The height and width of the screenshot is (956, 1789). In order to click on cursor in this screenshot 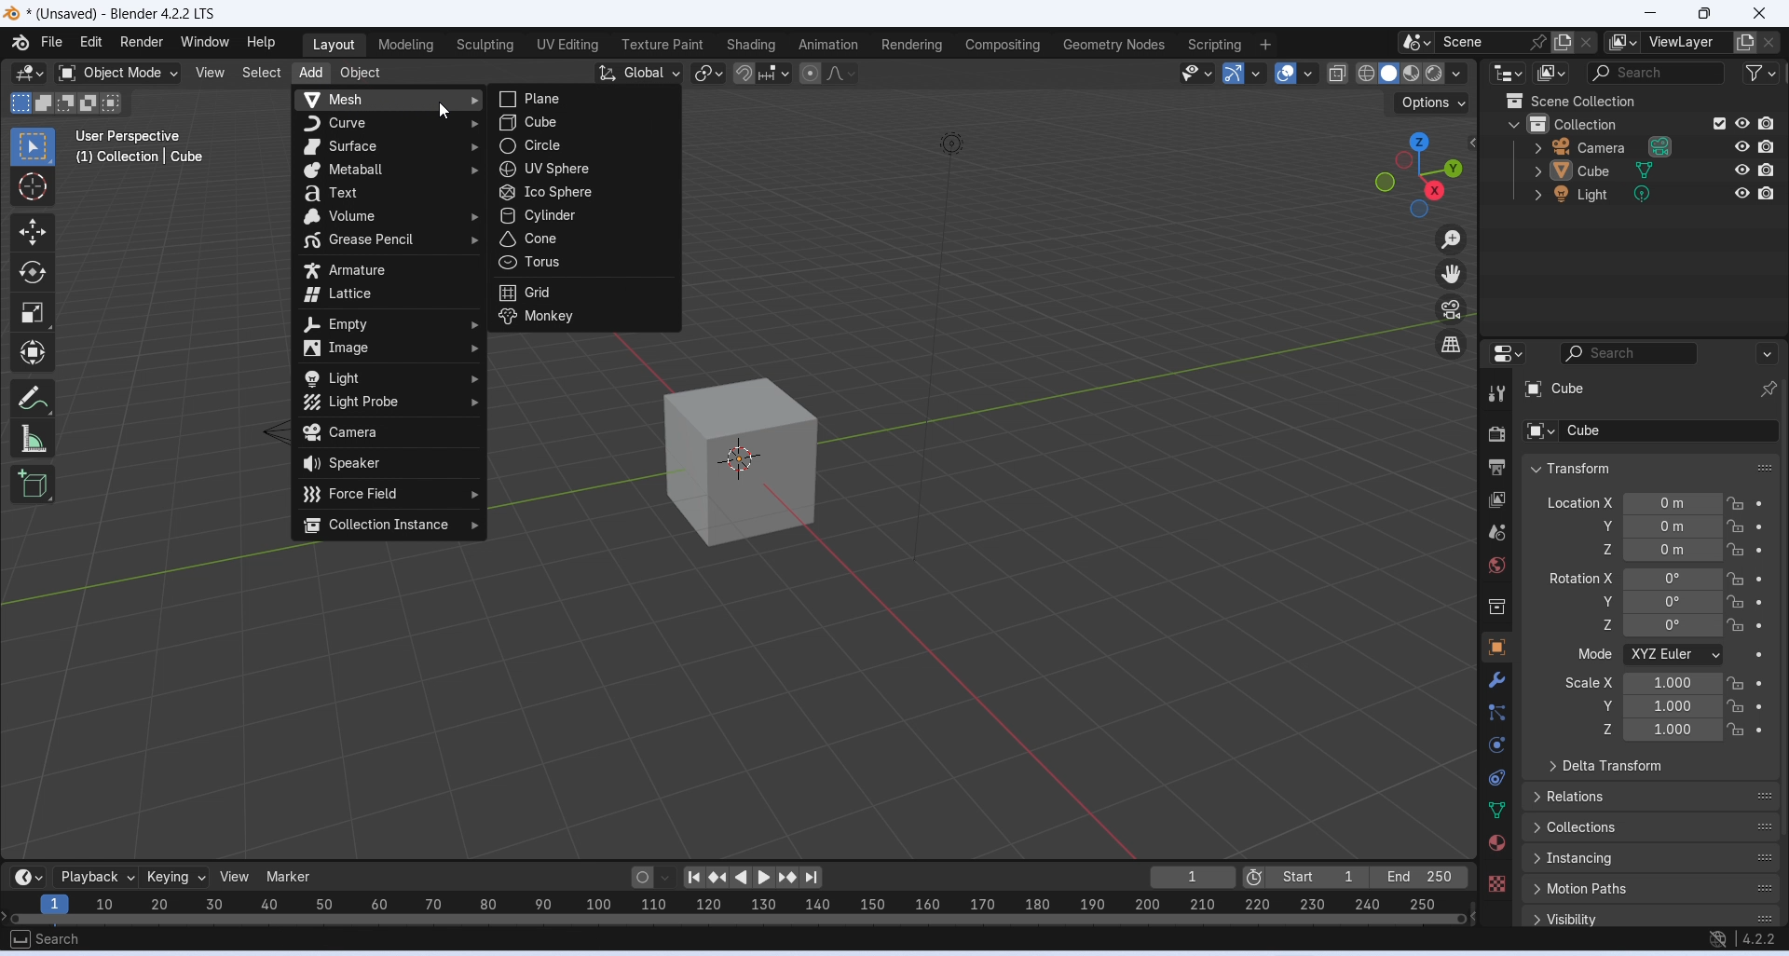, I will do `click(444, 110)`.